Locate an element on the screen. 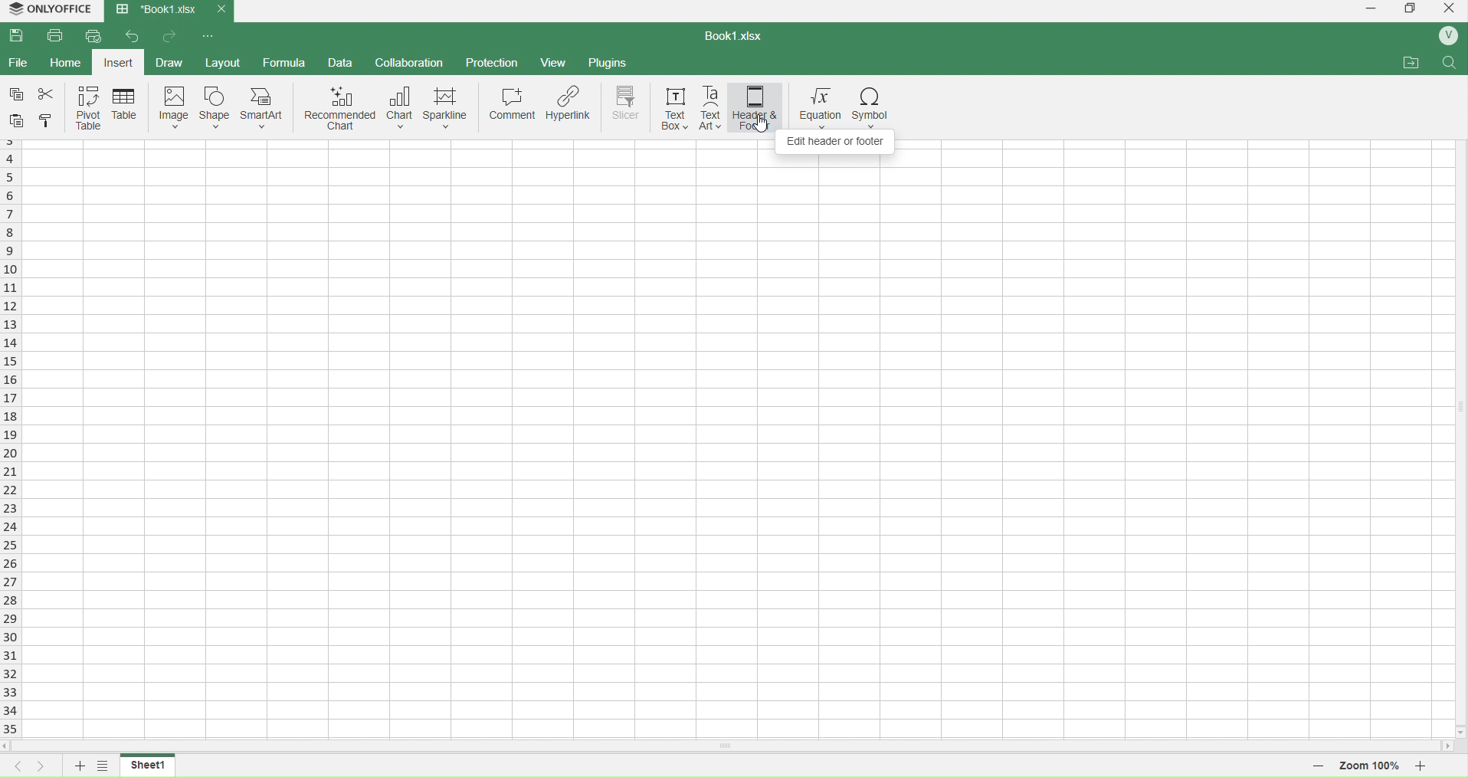 The height and width of the screenshot is (777, 1468). text box is located at coordinates (673, 109).